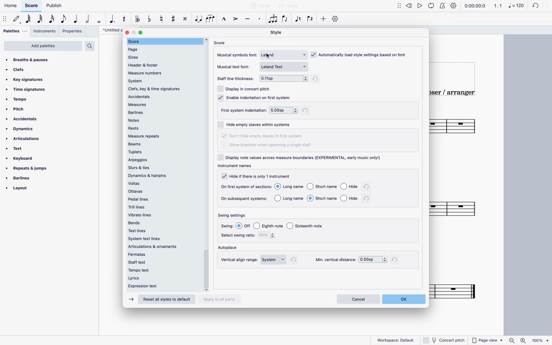 This screenshot has width=552, height=345. Describe the element at coordinates (43, 47) in the screenshot. I see `add palettes` at that location.